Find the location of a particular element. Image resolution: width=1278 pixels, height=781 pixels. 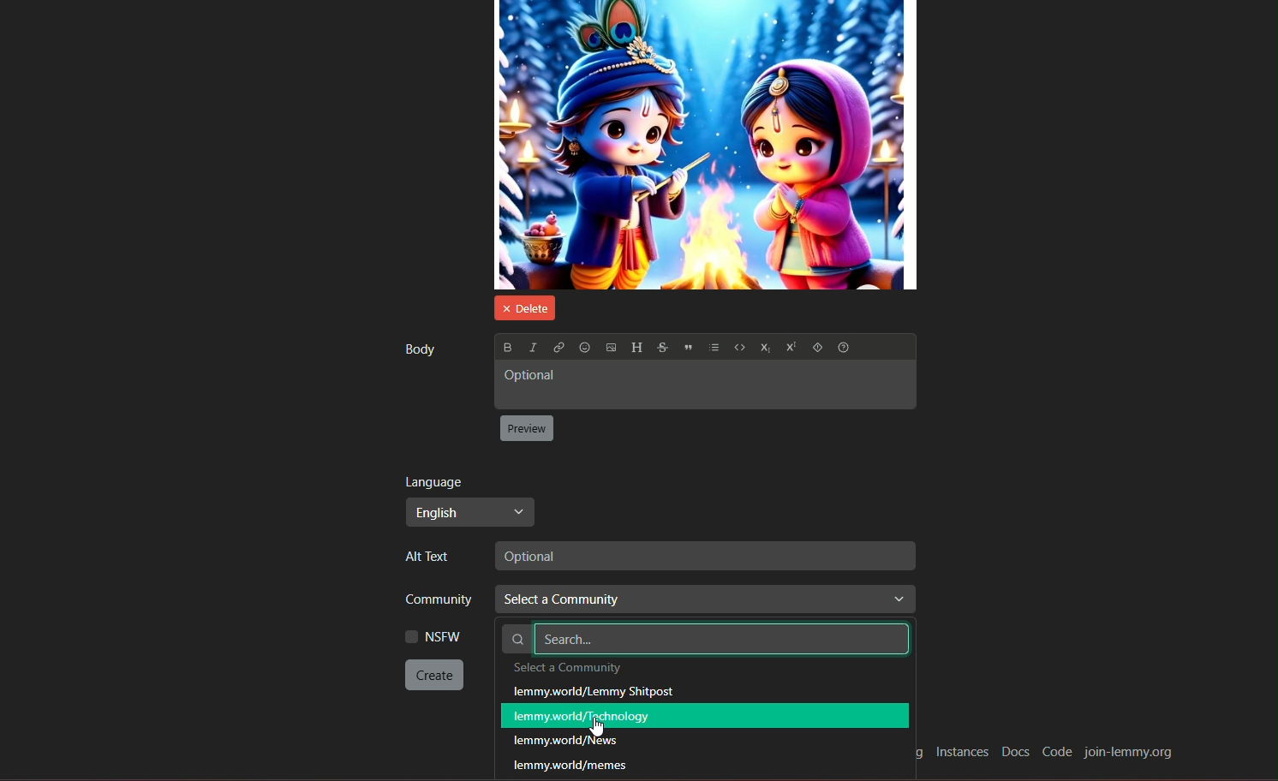

Delete is located at coordinates (522, 307).